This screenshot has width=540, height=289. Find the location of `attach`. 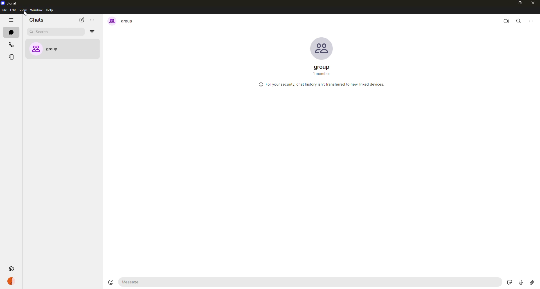

attach is located at coordinates (532, 282).